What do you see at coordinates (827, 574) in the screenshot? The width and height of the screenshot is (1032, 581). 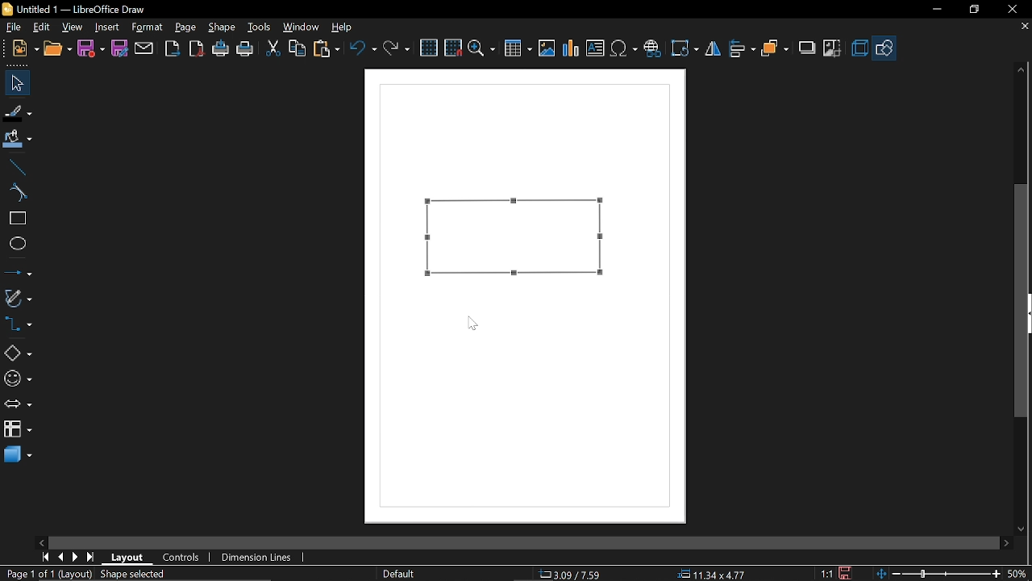 I see `Scaling factor (1:1)` at bounding box center [827, 574].